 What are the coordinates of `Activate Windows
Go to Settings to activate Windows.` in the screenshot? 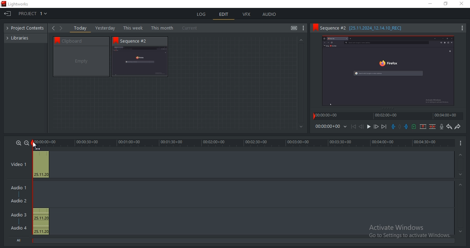 It's located at (409, 232).